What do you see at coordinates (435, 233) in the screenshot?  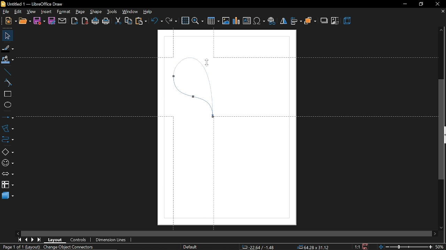 I see `move right` at bounding box center [435, 233].